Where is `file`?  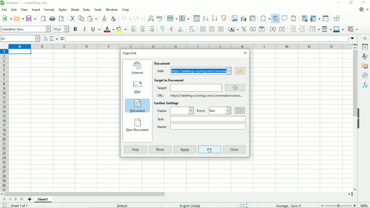
file is located at coordinates (4, 9).